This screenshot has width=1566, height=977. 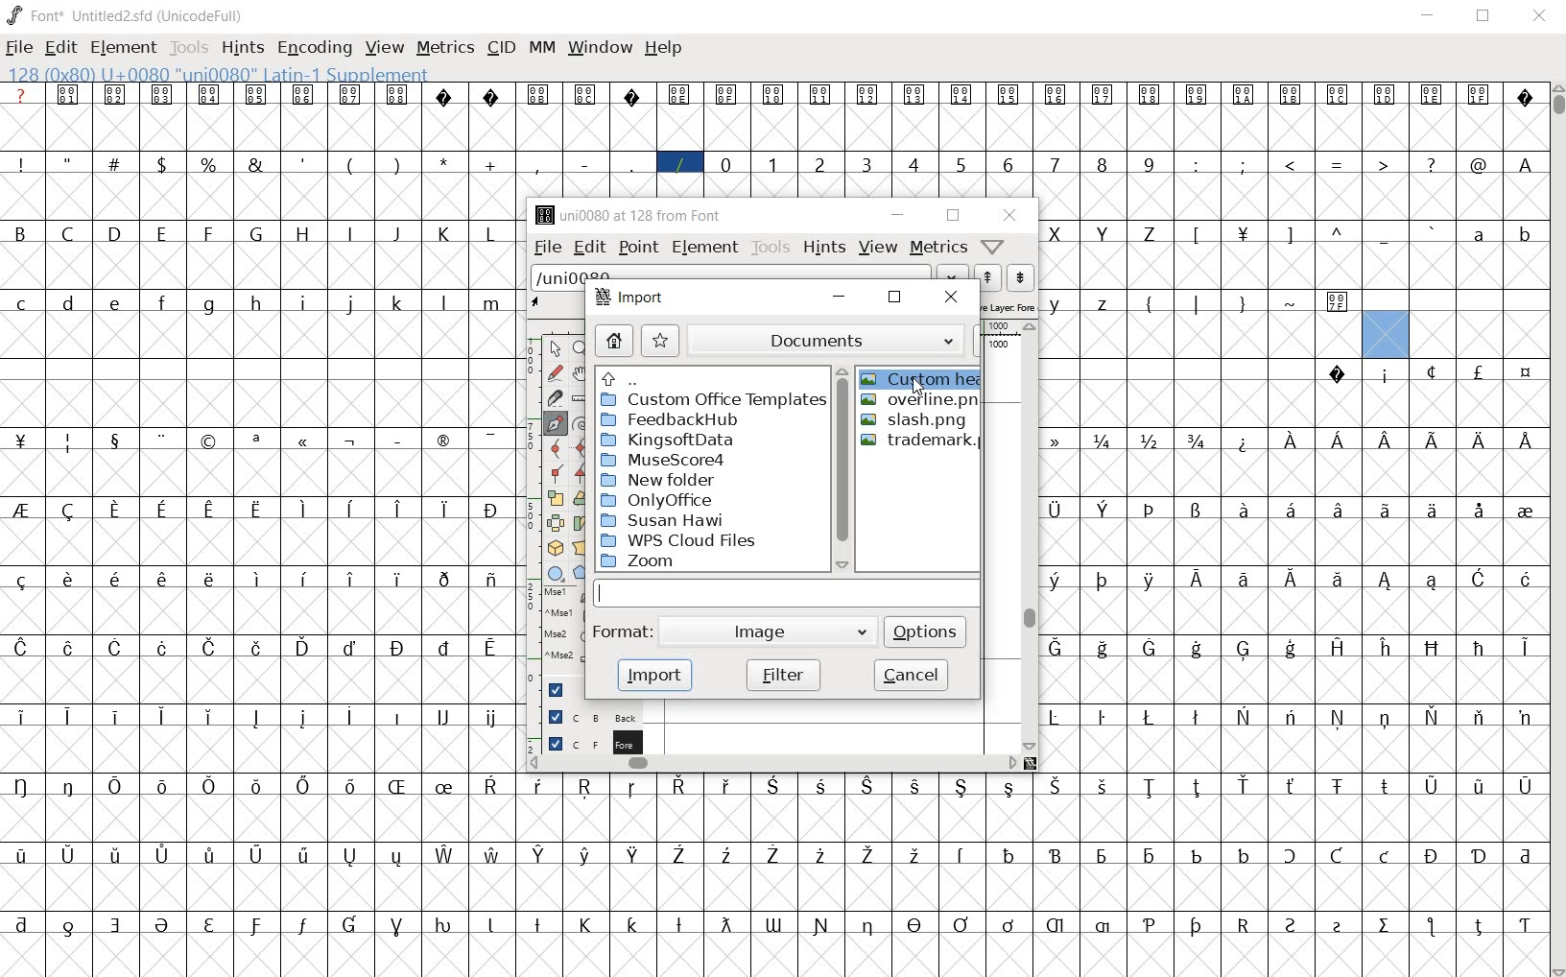 What do you see at coordinates (585, 165) in the screenshot?
I see `glyph` at bounding box center [585, 165].